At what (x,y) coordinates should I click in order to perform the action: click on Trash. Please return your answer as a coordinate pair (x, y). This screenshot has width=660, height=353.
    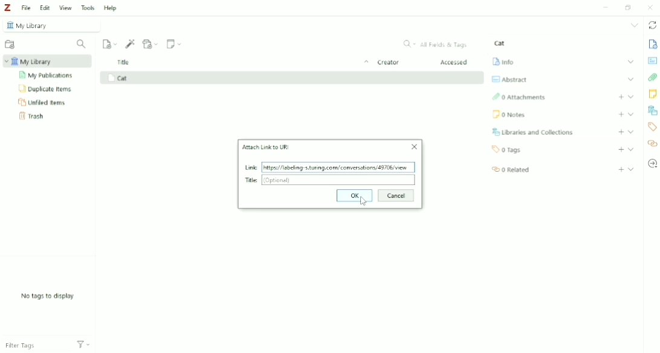
    Looking at the image, I should click on (34, 116).